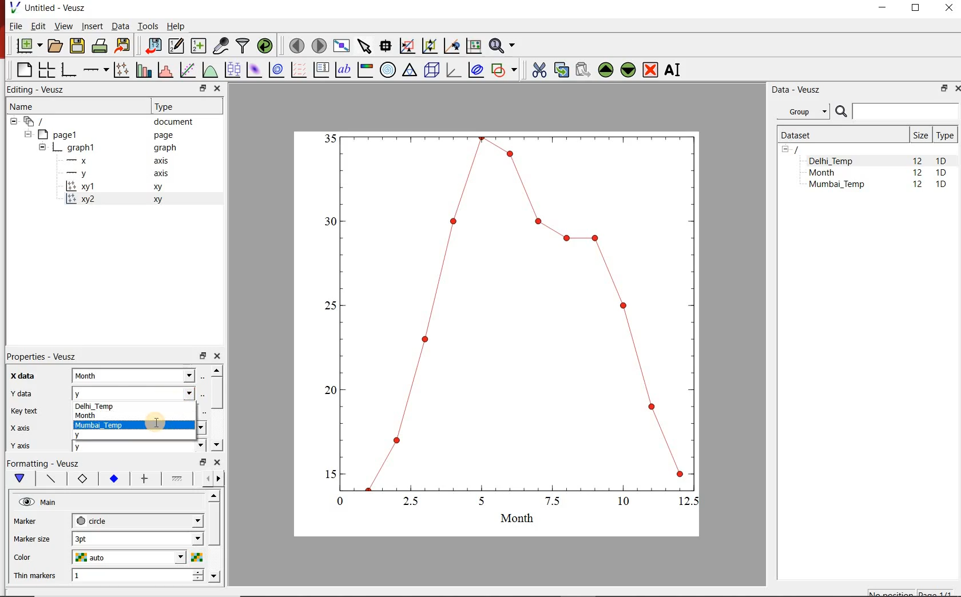 The height and width of the screenshot is (597, 961). What do you see at coordinates (216, 408) in the screenshot?
I see `scrollbar` at bounding box center [216, 408].